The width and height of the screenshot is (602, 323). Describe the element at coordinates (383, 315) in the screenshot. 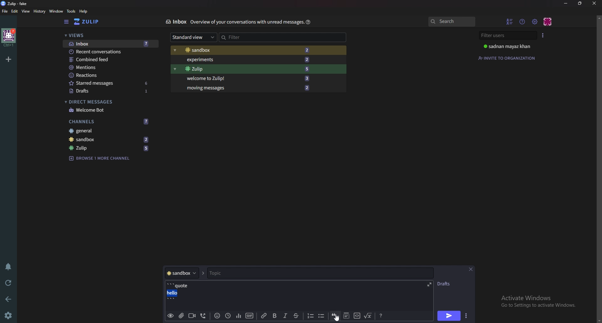

I see `message Formatting` at that location.